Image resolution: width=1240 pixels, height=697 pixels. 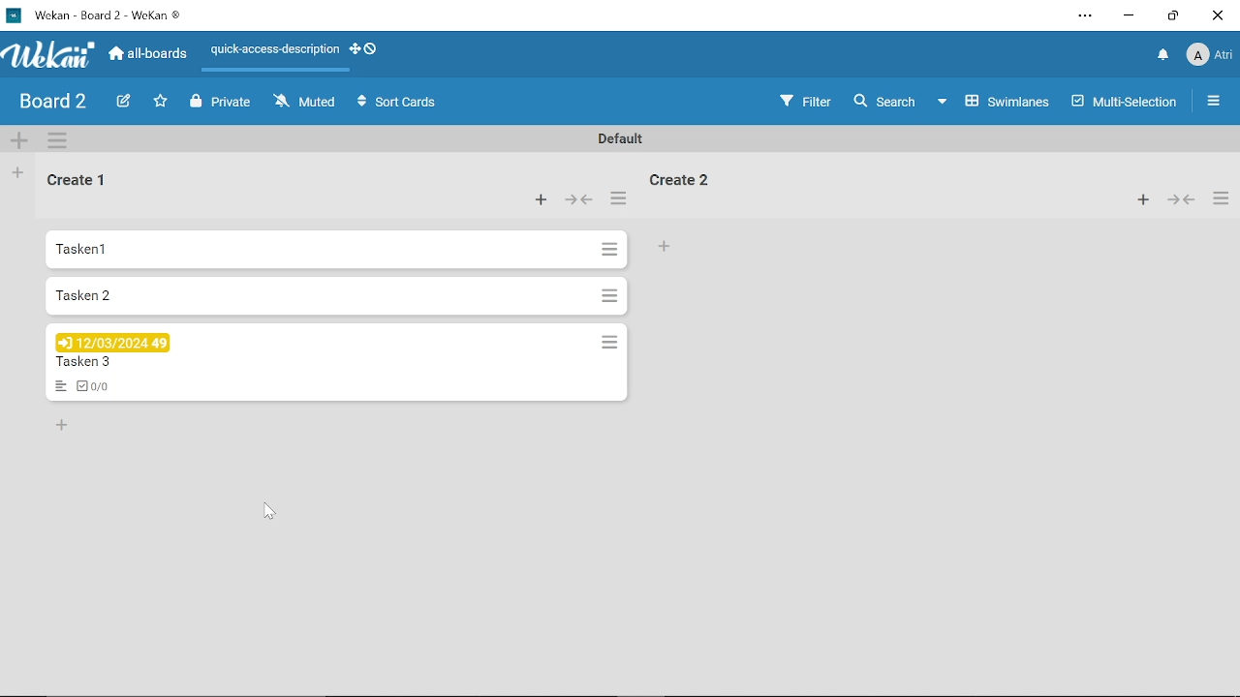 What do you see at coordinates (1143, 198) in the screenshot?
I see `Add` at bounding box center [1143, 198].